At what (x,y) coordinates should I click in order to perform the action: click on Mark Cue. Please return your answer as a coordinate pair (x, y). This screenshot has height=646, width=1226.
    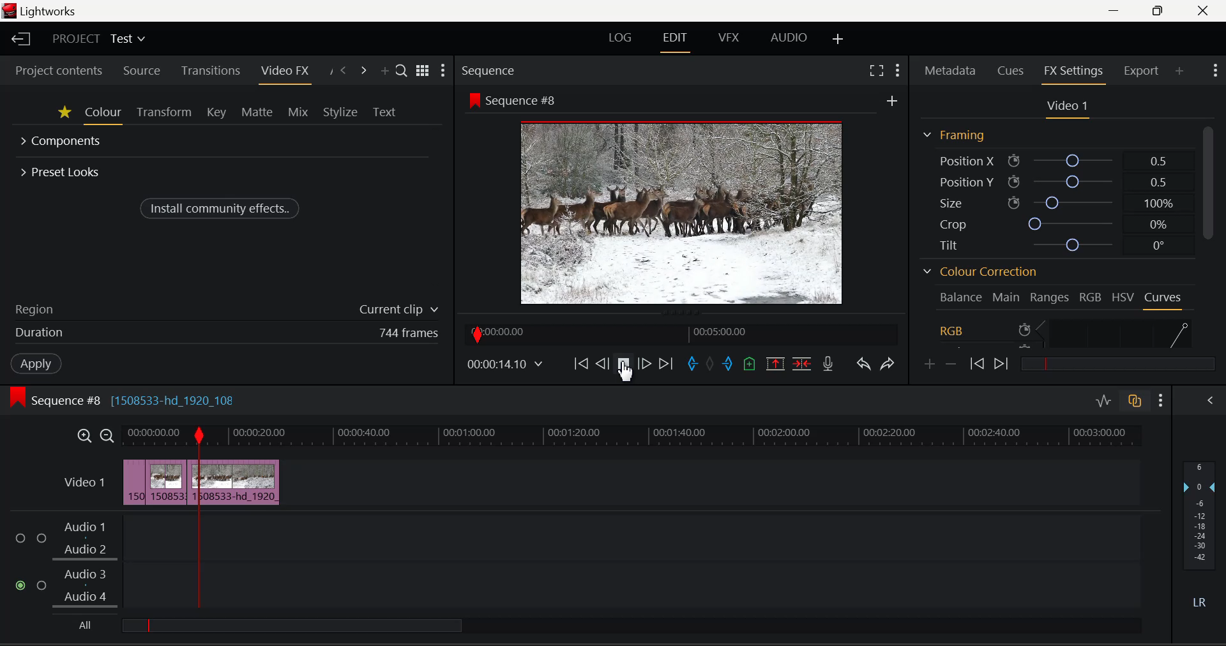
    Looking at the image, I should click on (748, 366).